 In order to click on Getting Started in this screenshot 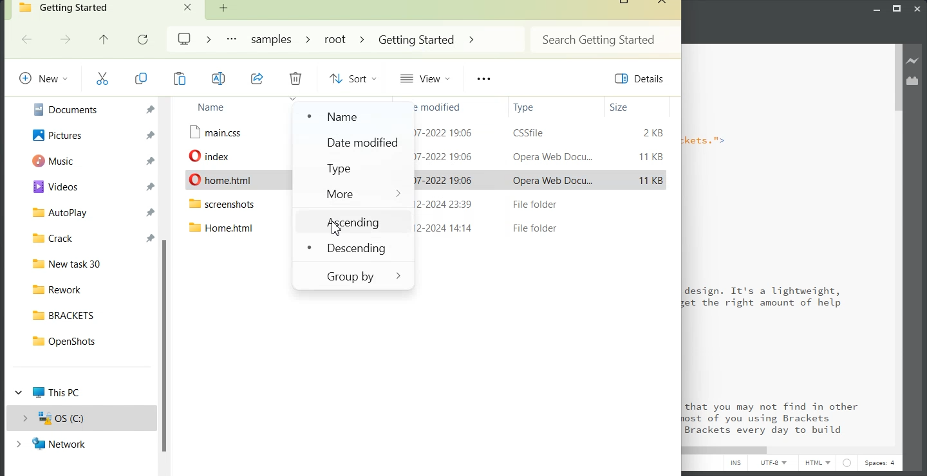, I will do `click(106, 10)`.